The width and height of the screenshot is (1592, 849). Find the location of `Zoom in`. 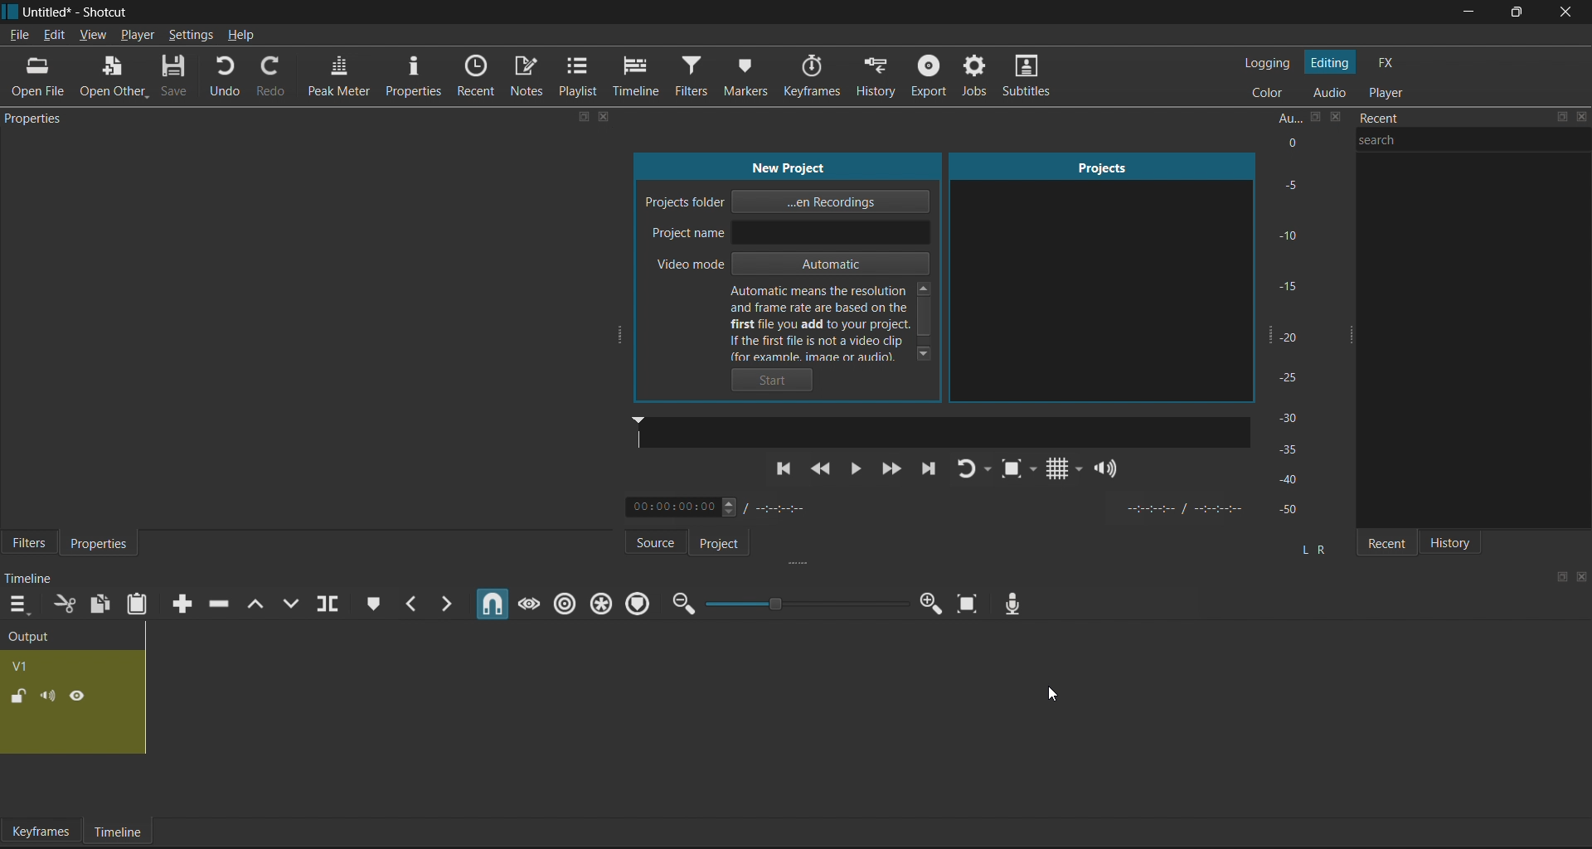

Zoom in is located at coordinates (929, 605).